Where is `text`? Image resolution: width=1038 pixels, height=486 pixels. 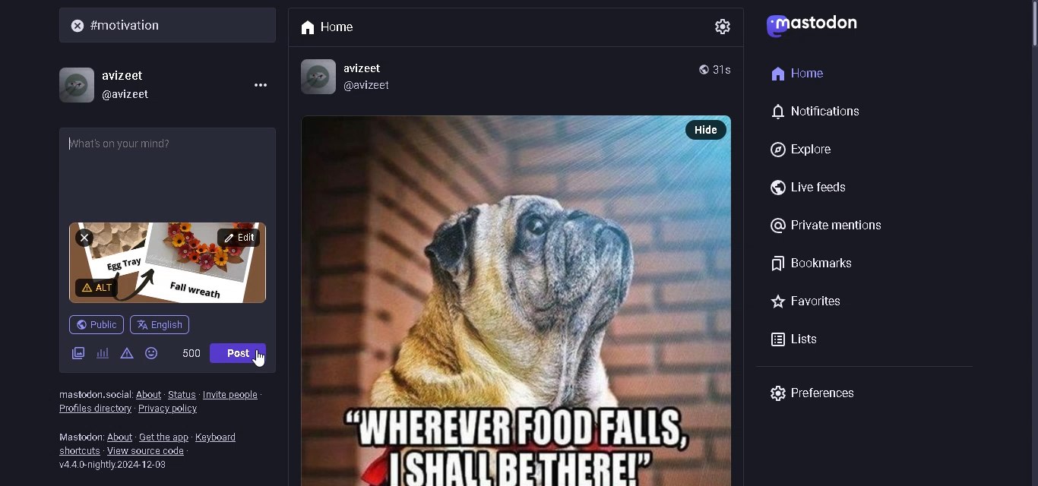
text is located at coordinates (93, 394).